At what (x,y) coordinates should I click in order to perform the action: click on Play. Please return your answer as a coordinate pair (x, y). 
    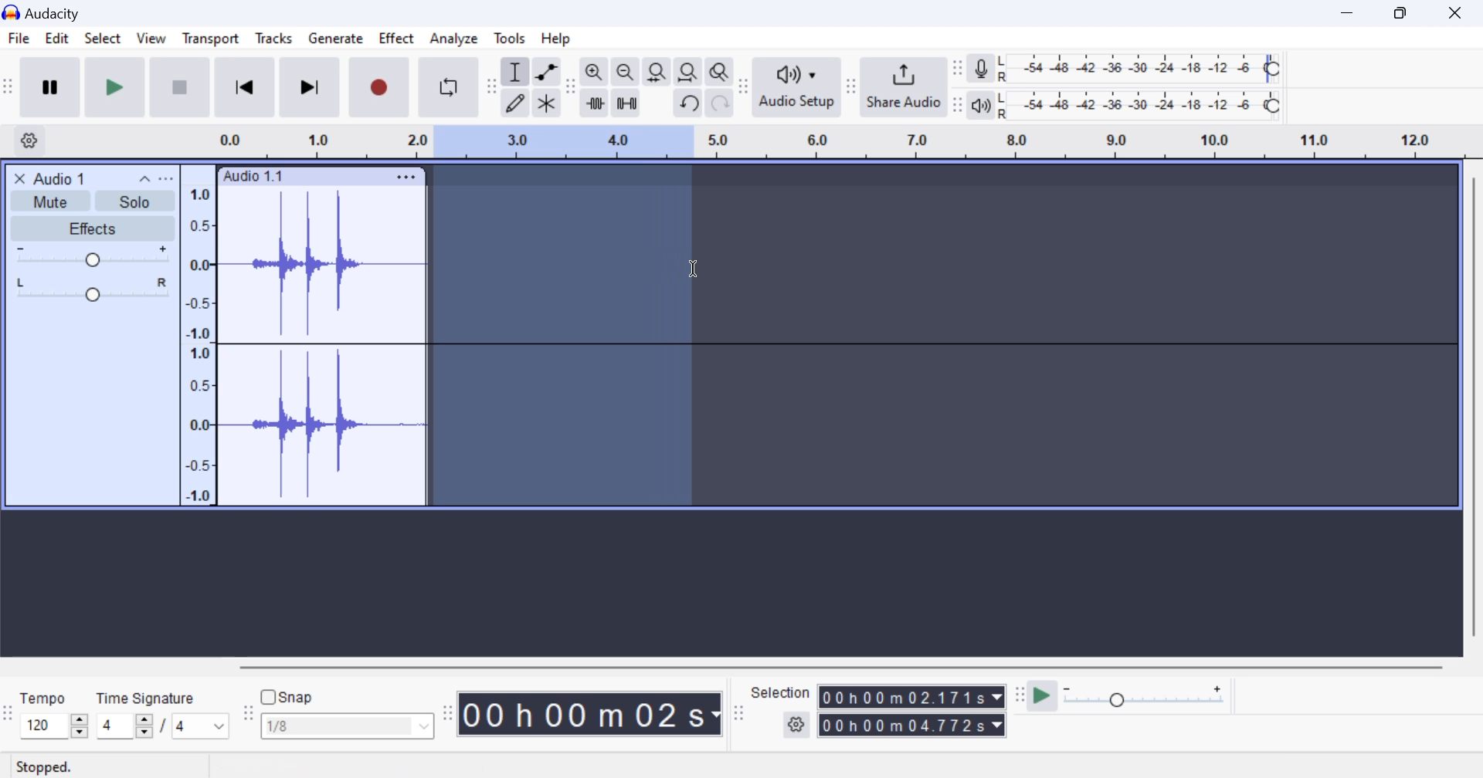
    Looking at the image, I should click on (116, 86).